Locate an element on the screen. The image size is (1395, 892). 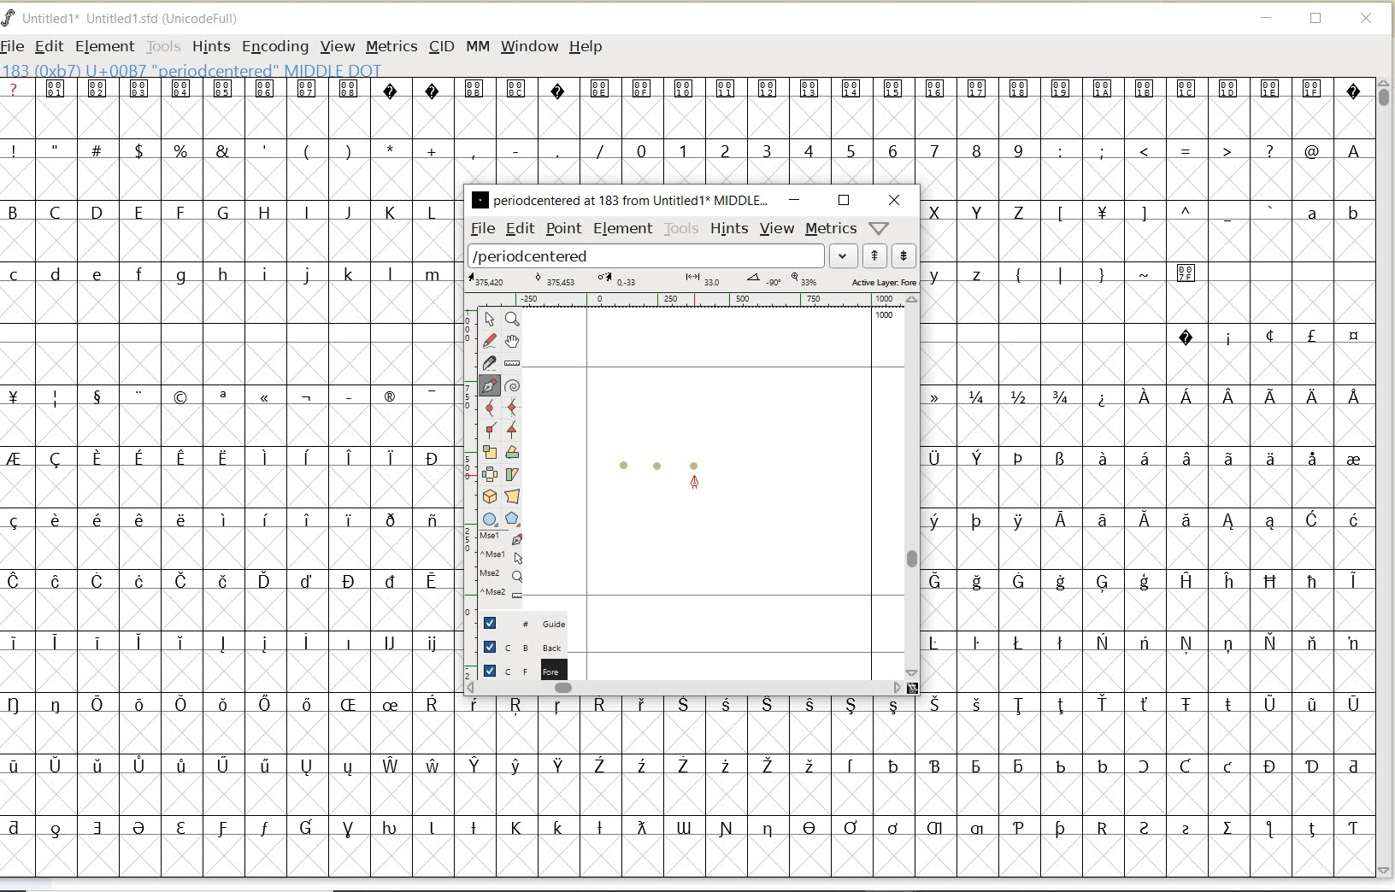
scrollbar is located at coordinates (914, 485).